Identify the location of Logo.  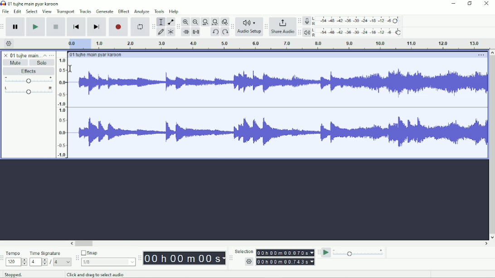
(3, 3).